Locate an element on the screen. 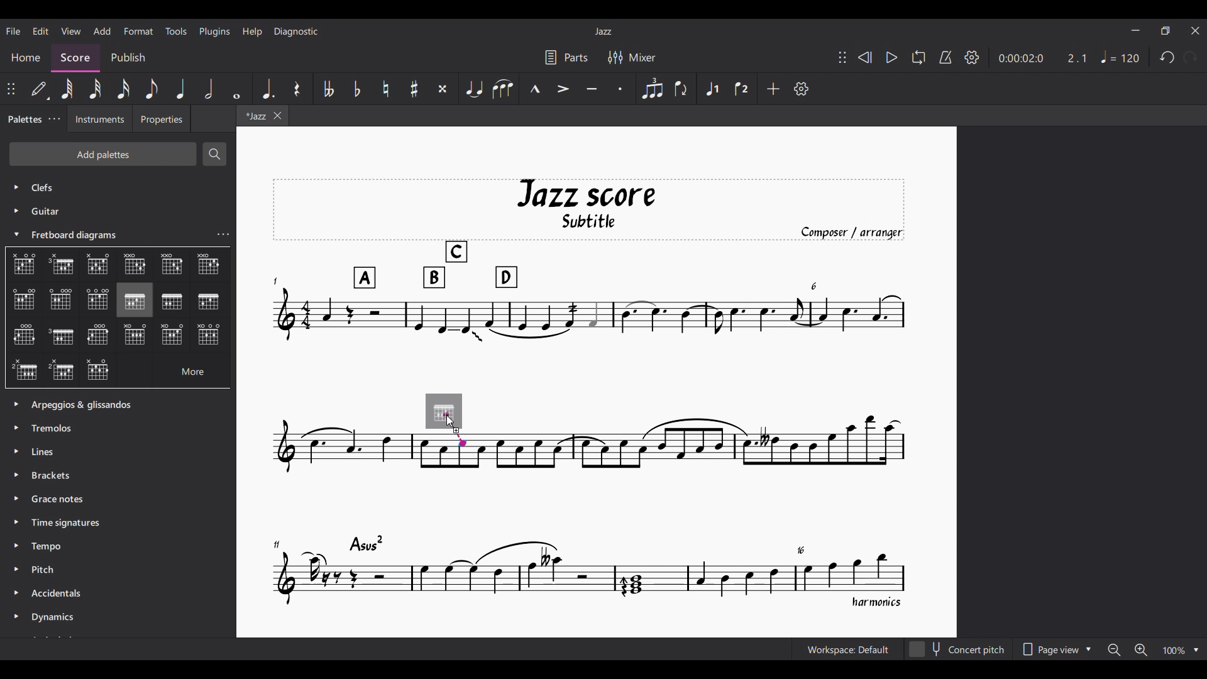  Brackets is located at coordinates (56, 478).